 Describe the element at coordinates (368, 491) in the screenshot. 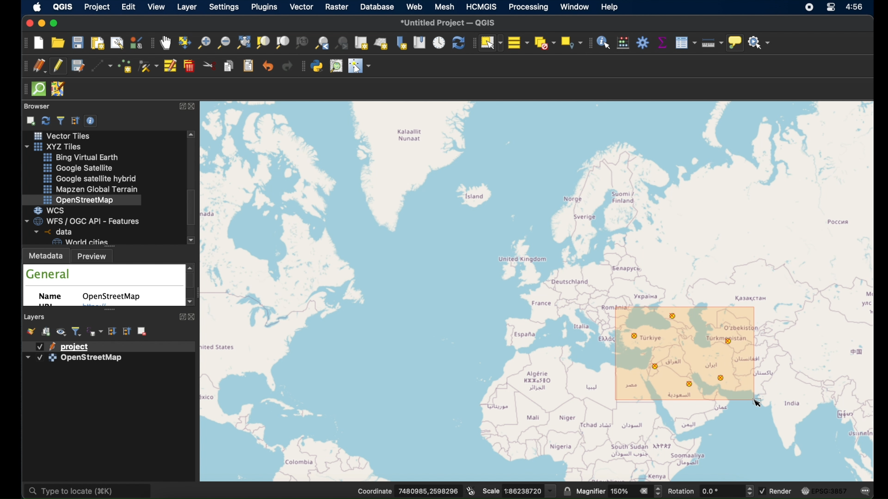

I see `Coordinate` at that location.